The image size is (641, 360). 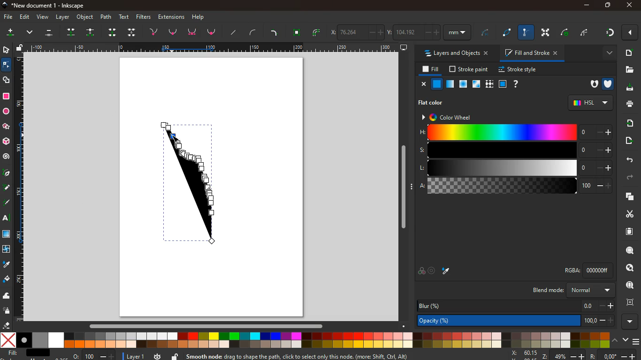 I want to click on normal, so click(x=437, y=84).